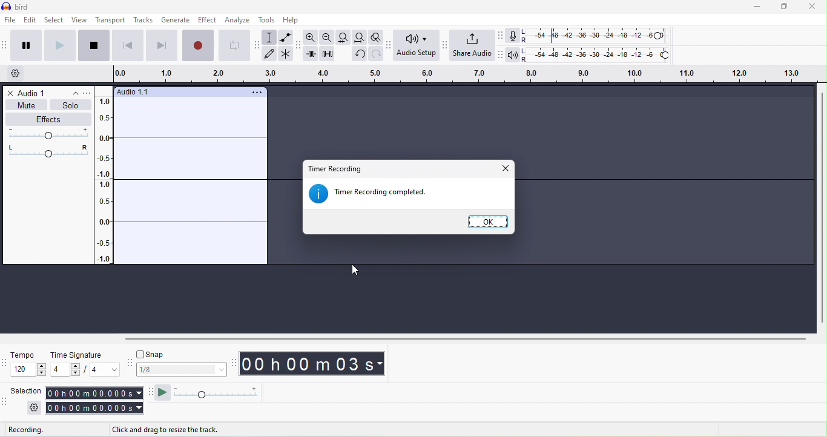  Describe the element at coordinates (256, 91) in the screenshot. I see `options` at that location.